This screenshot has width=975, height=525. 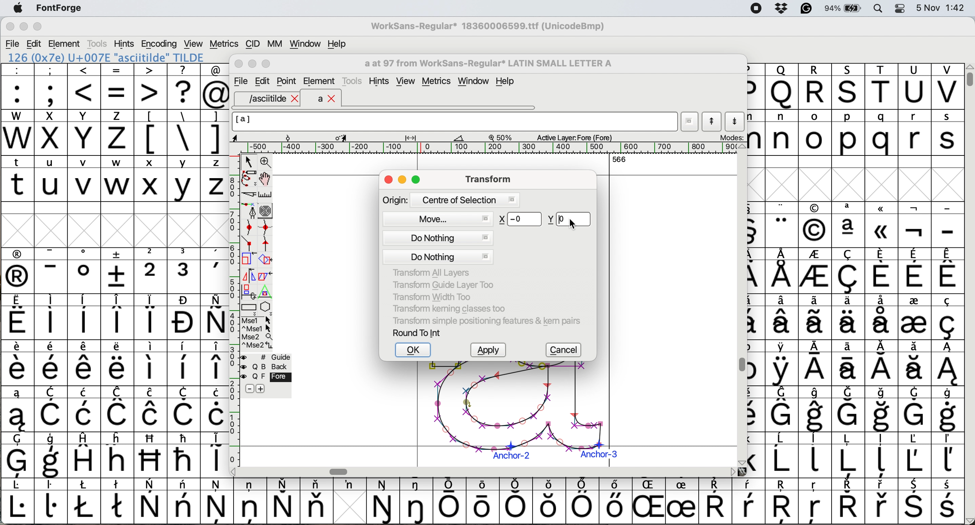 What do you see at coordinates (19, 133) in the screenshot?
I see `W` at bounding box center [19, 133].